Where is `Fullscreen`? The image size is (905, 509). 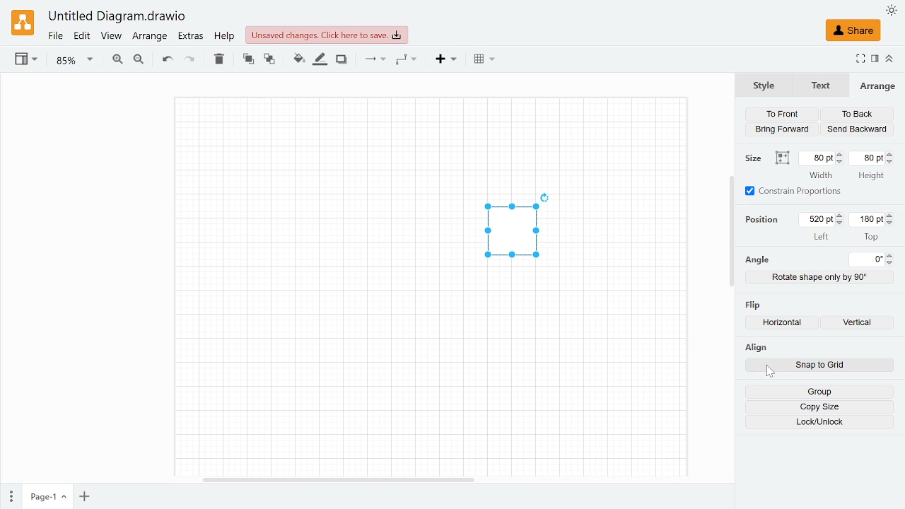
Fullscreen is located at coordinates (860, 60).